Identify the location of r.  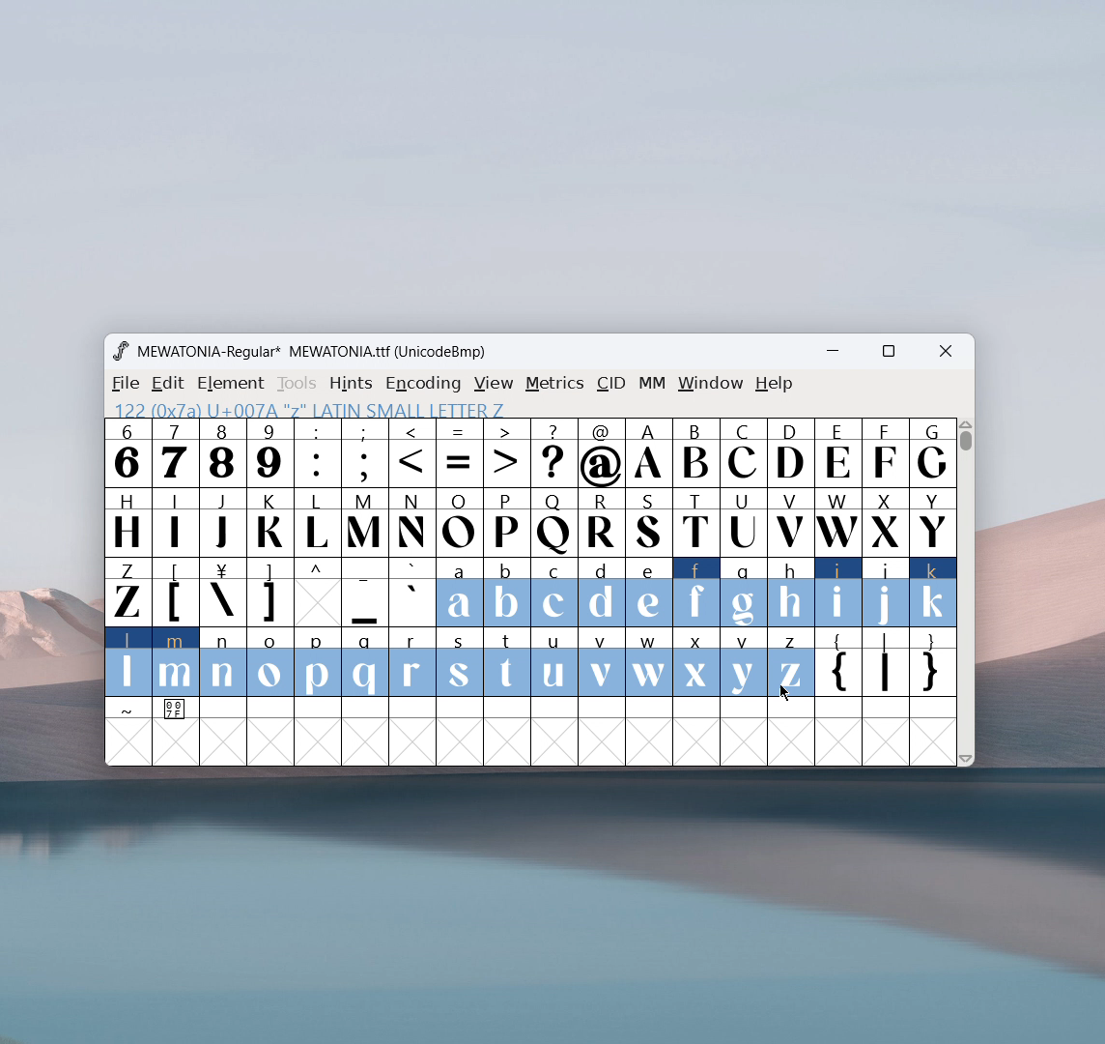
(411, 663).